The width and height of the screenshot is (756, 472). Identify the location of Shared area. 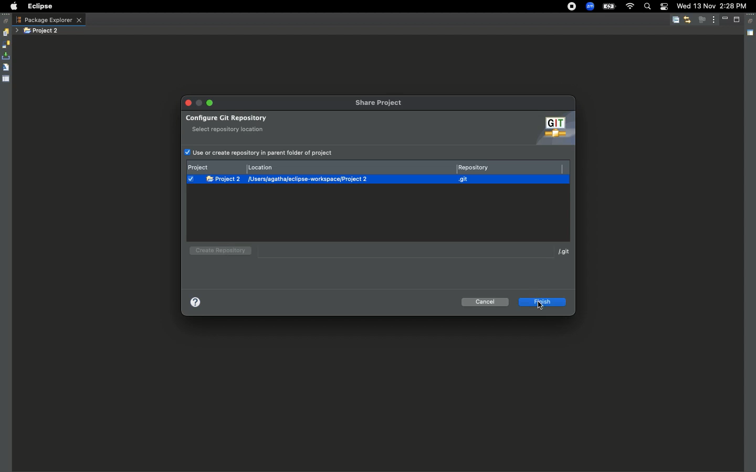
(751, 35).